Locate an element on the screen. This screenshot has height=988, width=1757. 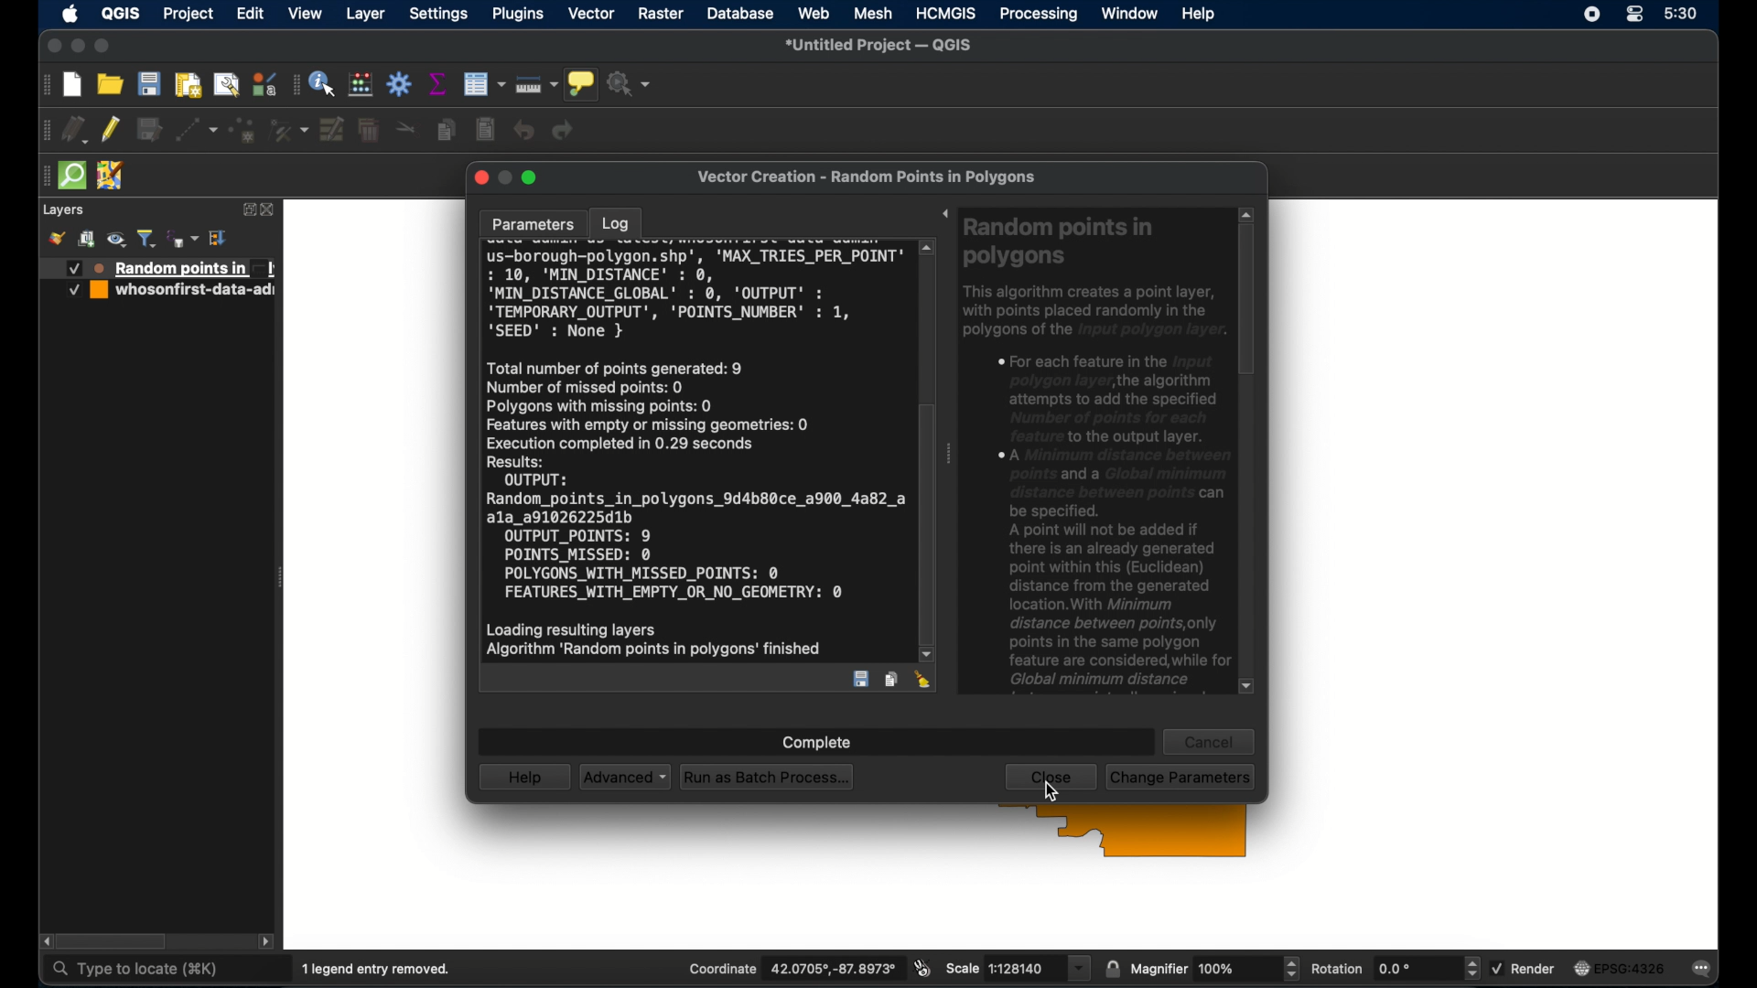
log entry is located at coordinates (694, 451).